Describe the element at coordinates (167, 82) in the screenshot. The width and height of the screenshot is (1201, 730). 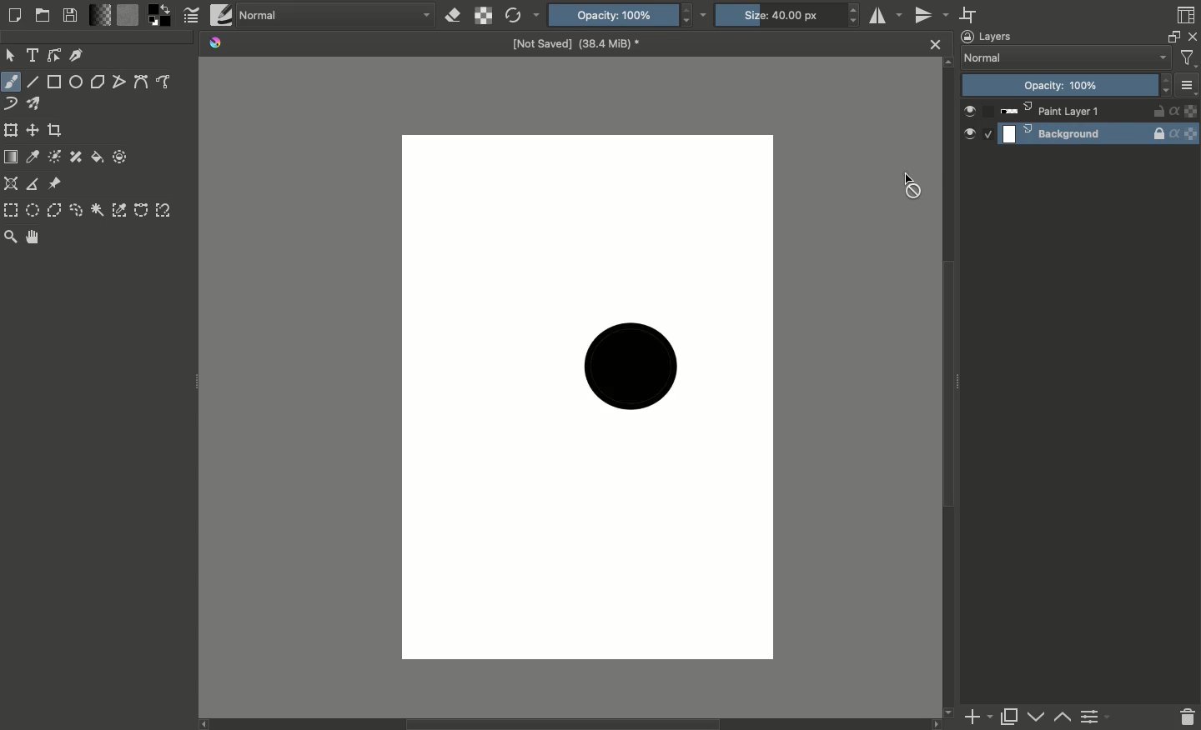
I see `Freehand path` at that location.